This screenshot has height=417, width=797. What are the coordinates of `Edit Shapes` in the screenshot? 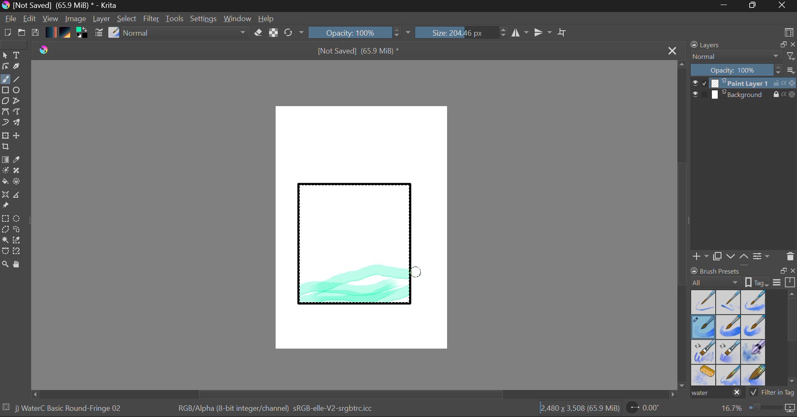 It's located at (5, 67).